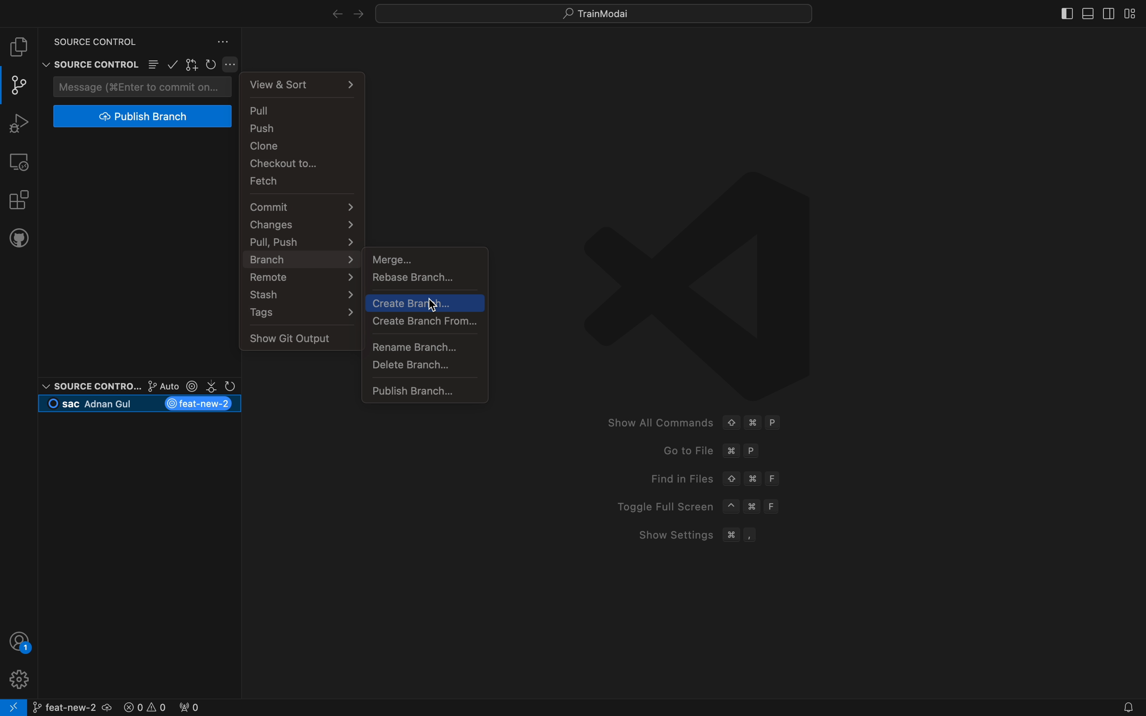 The image size is (1146, 716). Describe the element at coordinates (426, 366) in the screenshot. I see `delete` at that location.